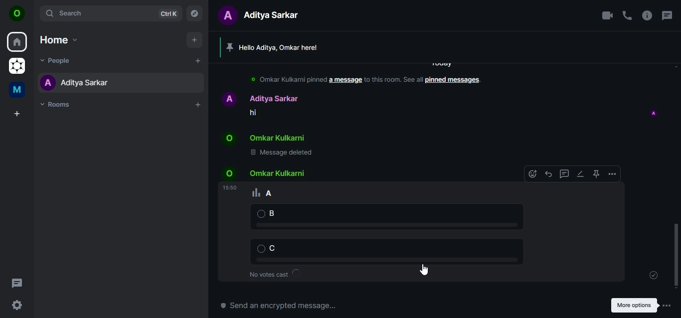 The image size is (681, 318). I want to click on graoheneos, so click(17, 67).